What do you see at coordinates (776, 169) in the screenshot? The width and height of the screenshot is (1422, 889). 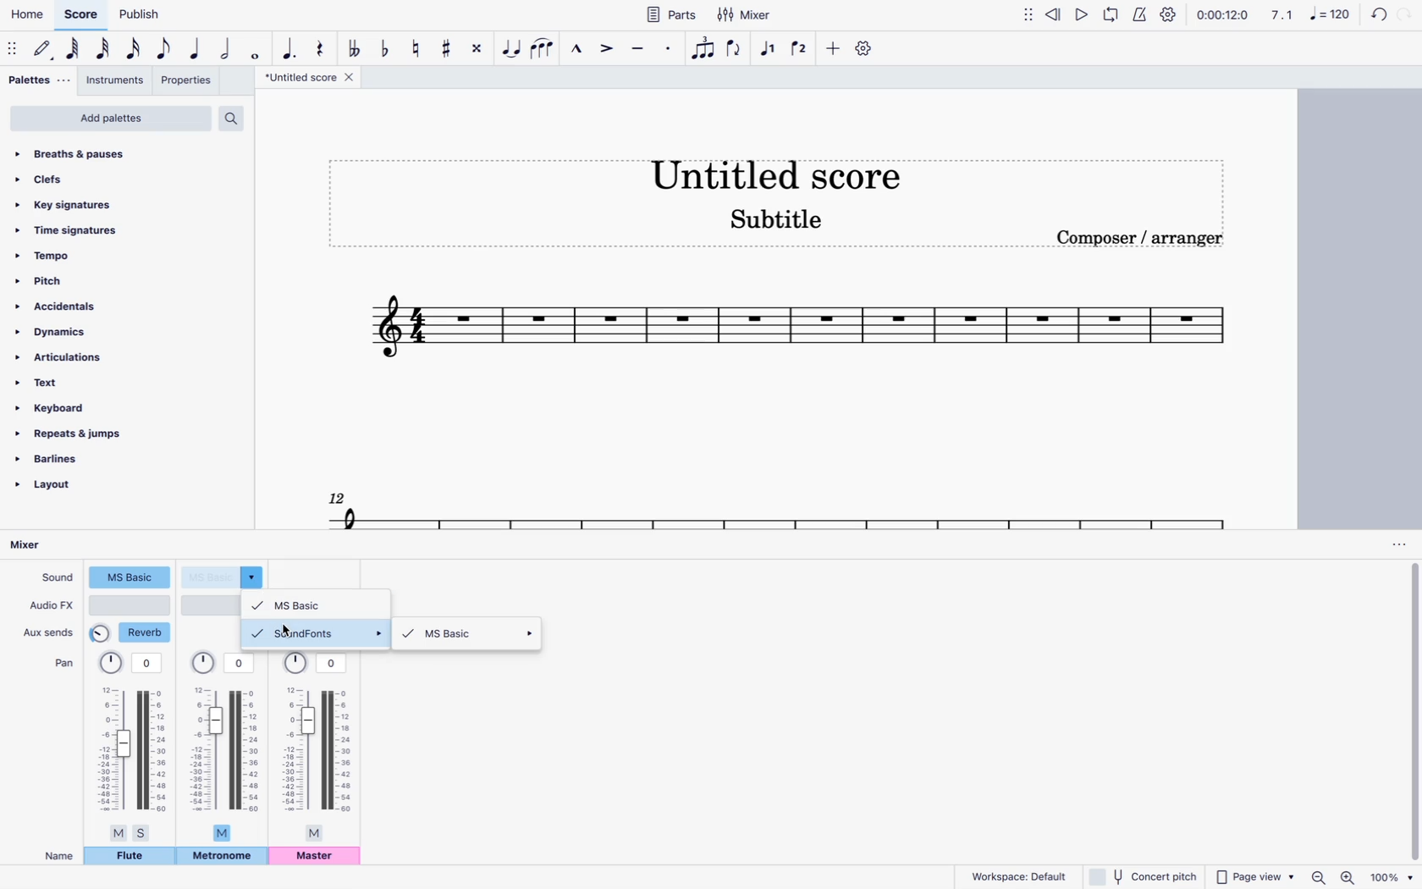 I see `score title` at bounding box center [776, 169].